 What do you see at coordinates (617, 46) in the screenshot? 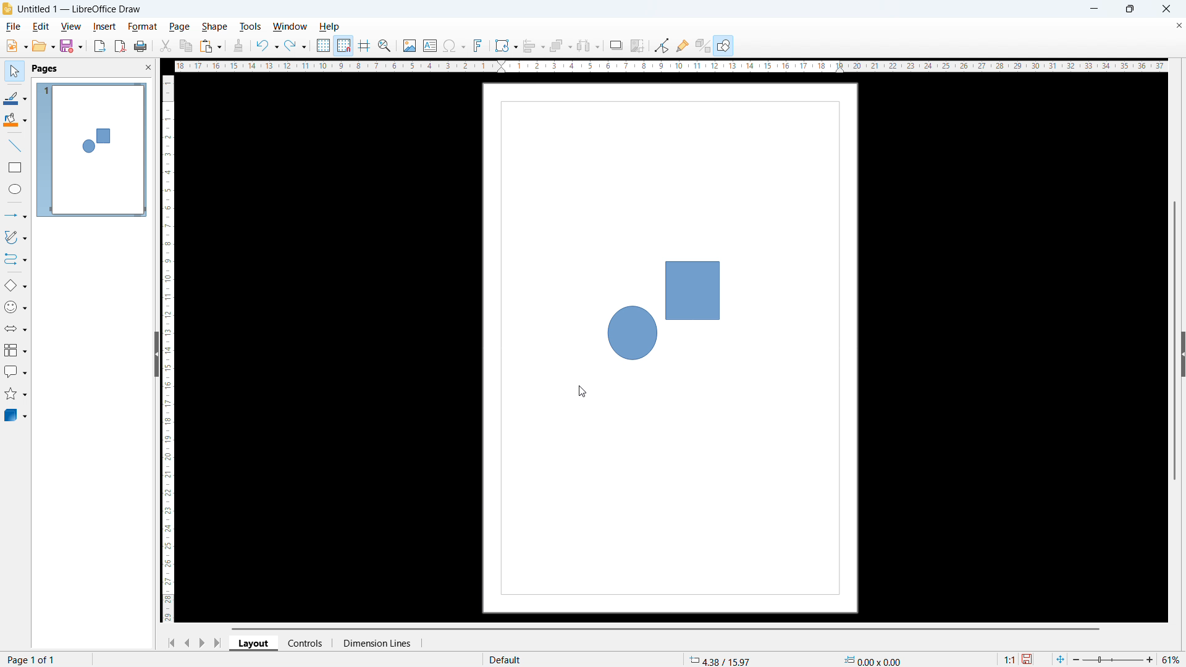
I see `shadow` at bounding box center [617, 46].